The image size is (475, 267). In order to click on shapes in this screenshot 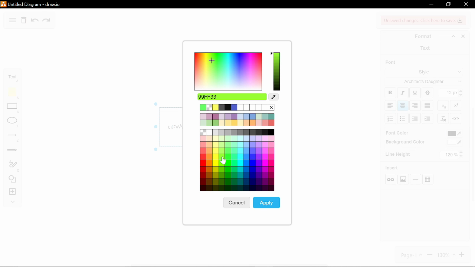, I will do `click(12, 180)`.